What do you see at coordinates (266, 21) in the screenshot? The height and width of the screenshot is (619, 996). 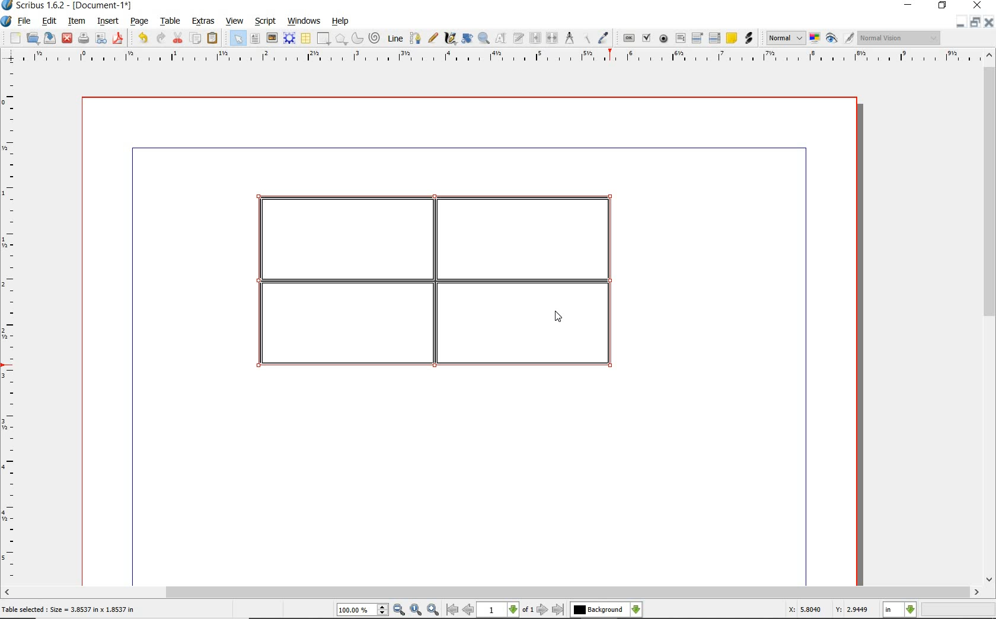 I see `script` at bounding box center [266, 21].